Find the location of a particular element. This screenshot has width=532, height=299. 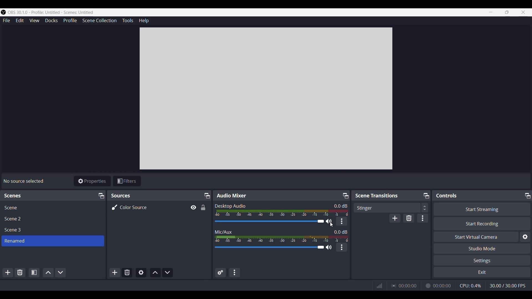

Increase/Decrease desktop audio volume is located at coordinates (269, 221).